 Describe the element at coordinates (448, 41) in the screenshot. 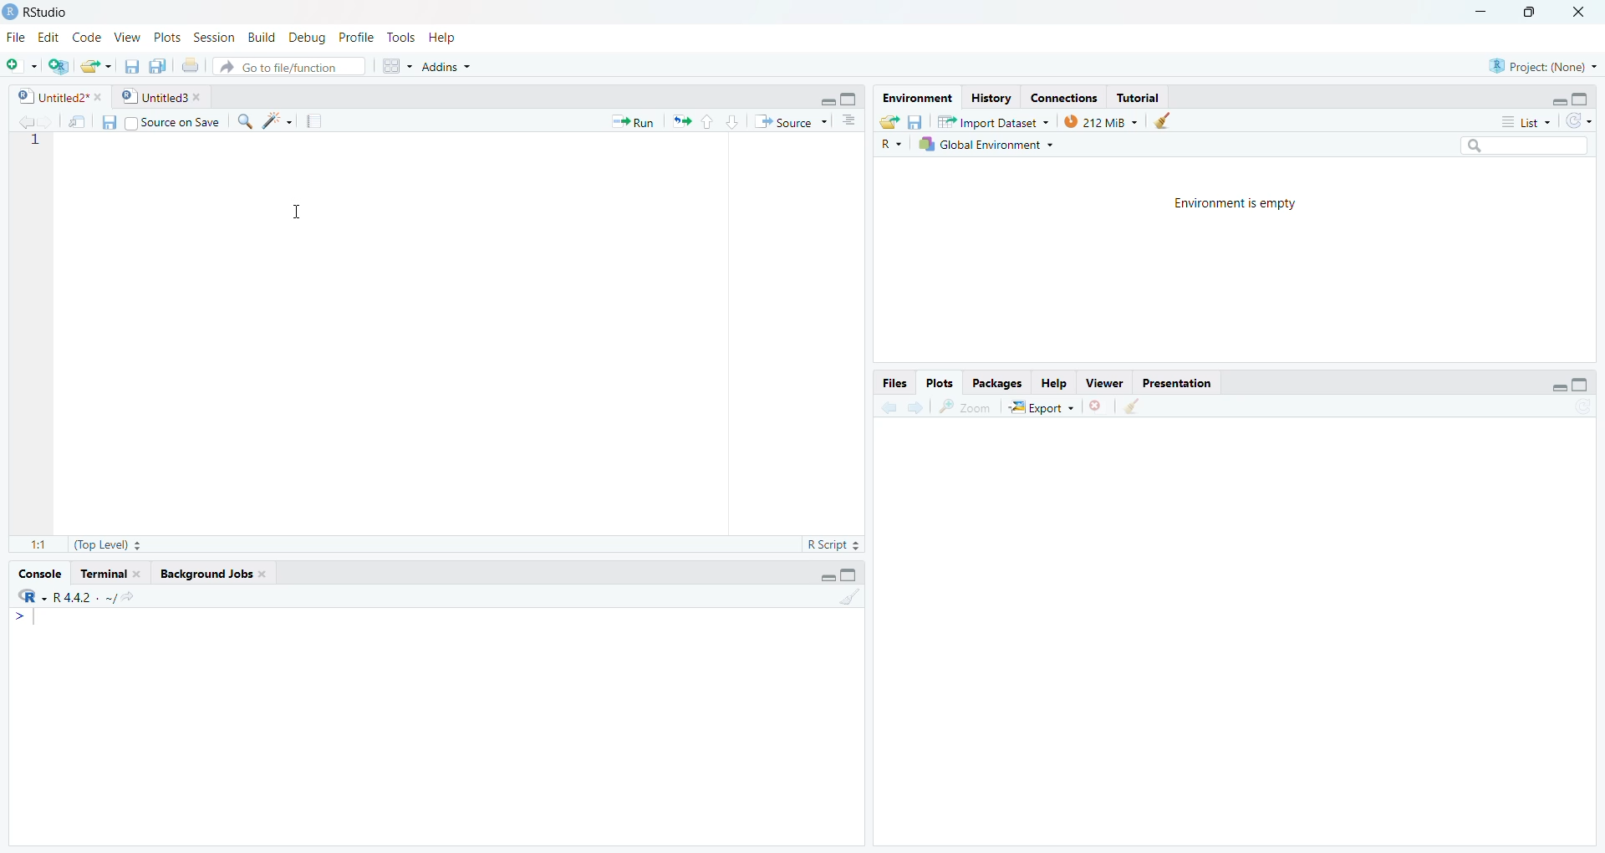

I see `help` at that location.